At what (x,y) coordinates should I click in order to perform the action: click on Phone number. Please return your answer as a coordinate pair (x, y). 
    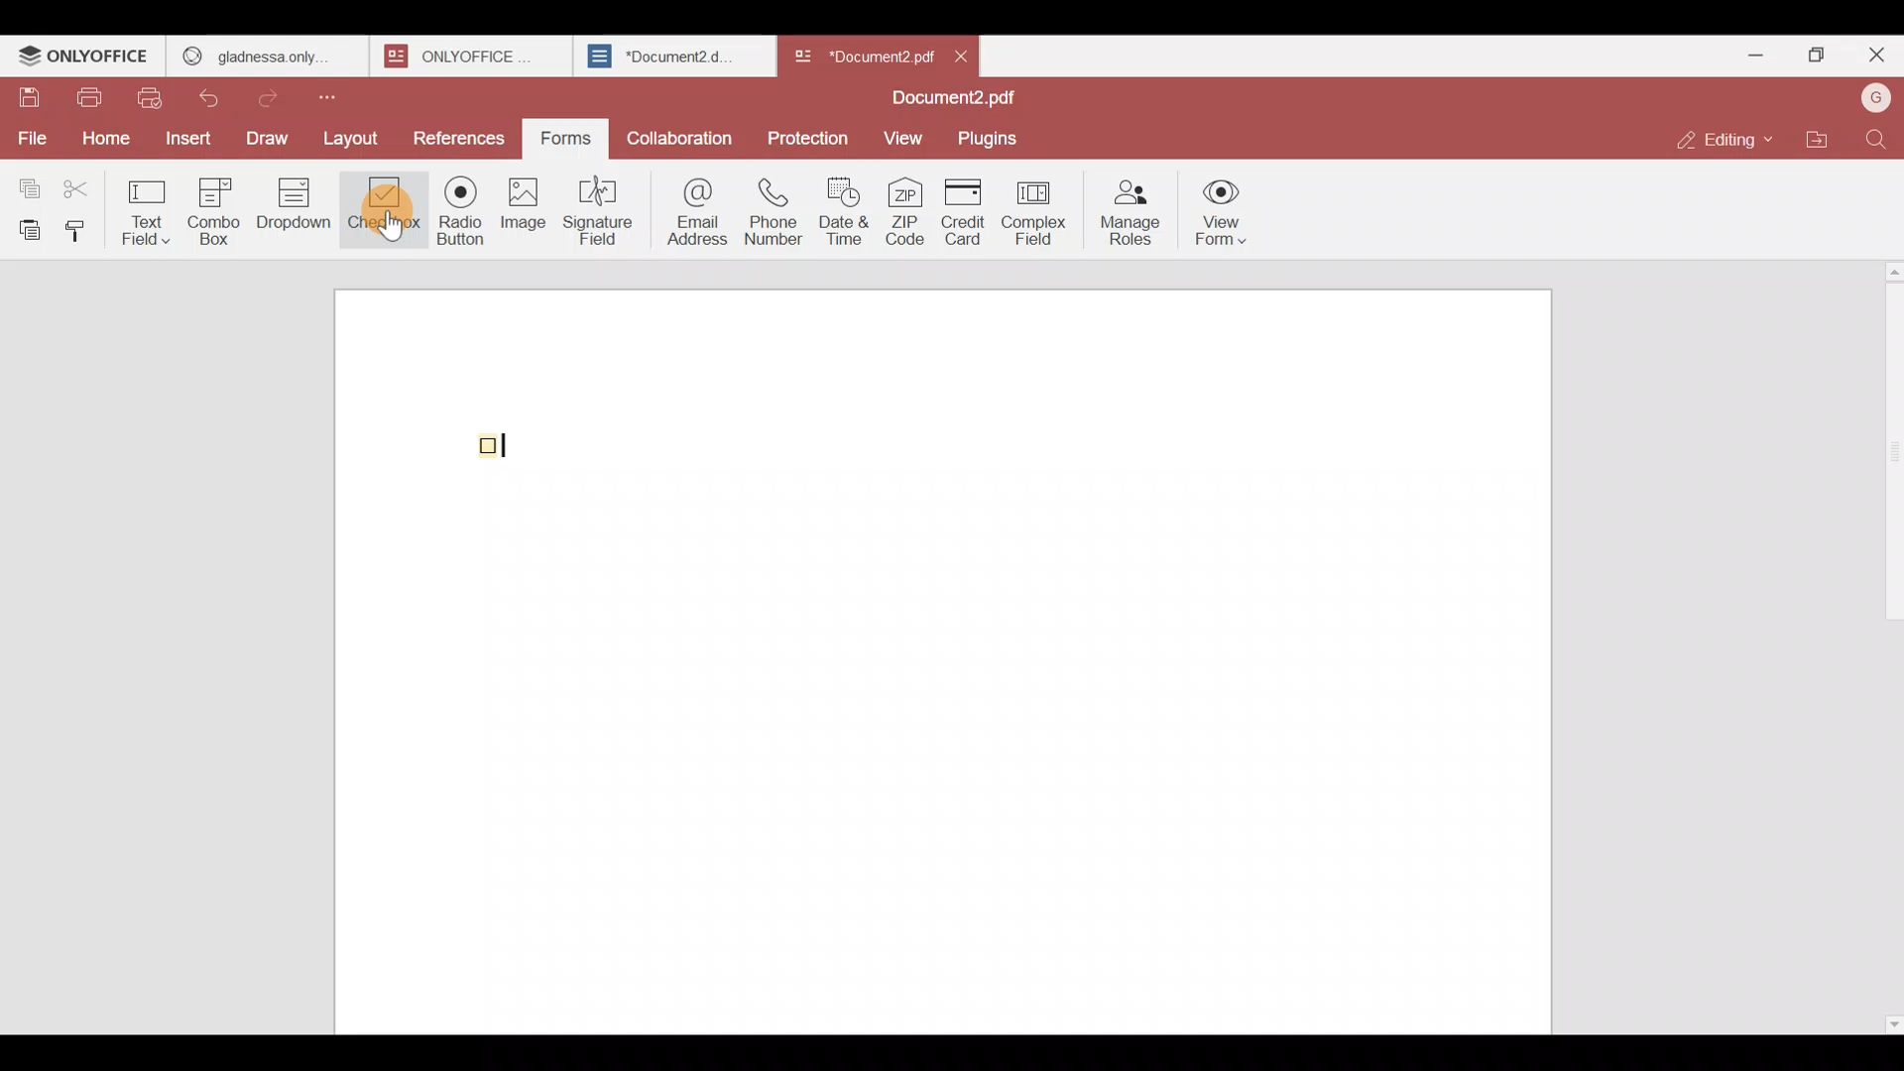
    Looking at the image, I should click on (775, 212).